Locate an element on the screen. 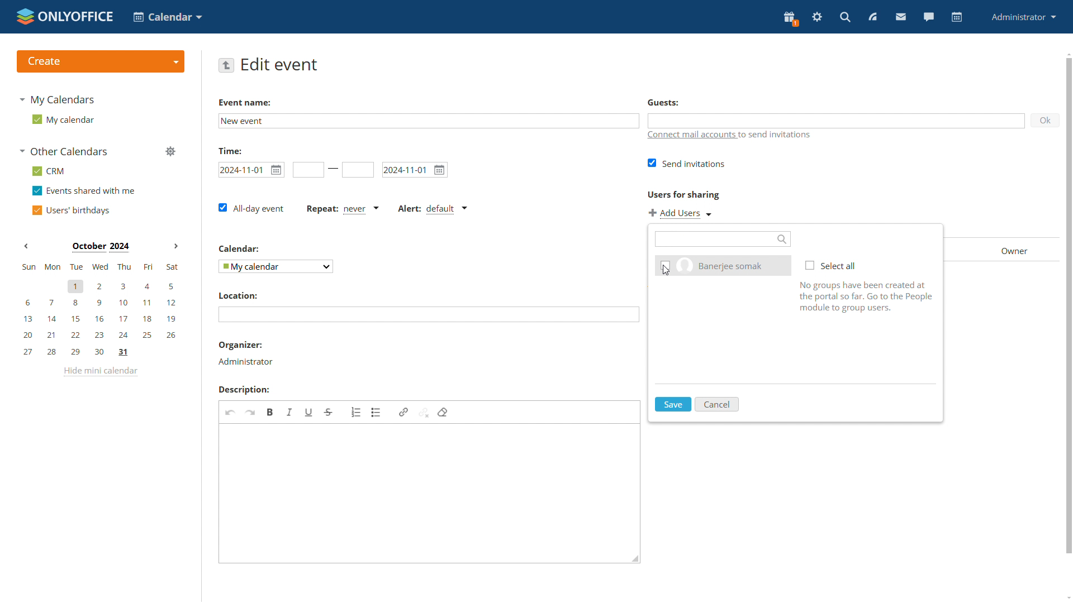 This screenshot has width=1073, height=603. Next month is located at coordinates (174, 247).